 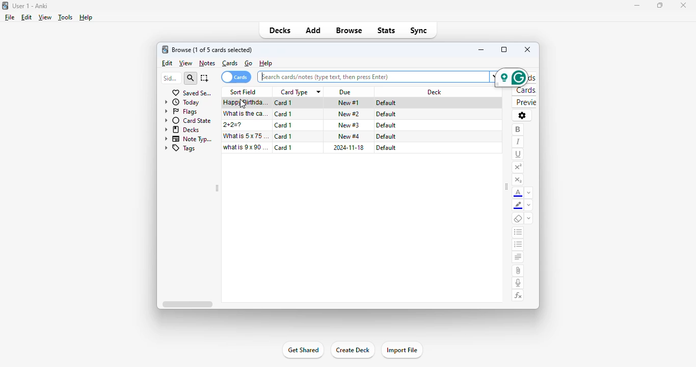 What do you see at coordinates (186, 63) in the screenshot?
I see `view` at bounding box center [186, 63].